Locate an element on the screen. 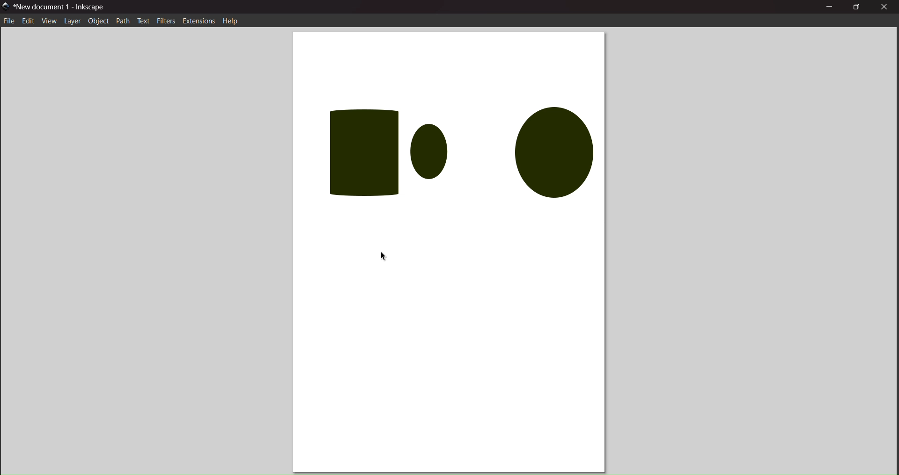  maximize is located at coordinates (855, 7).